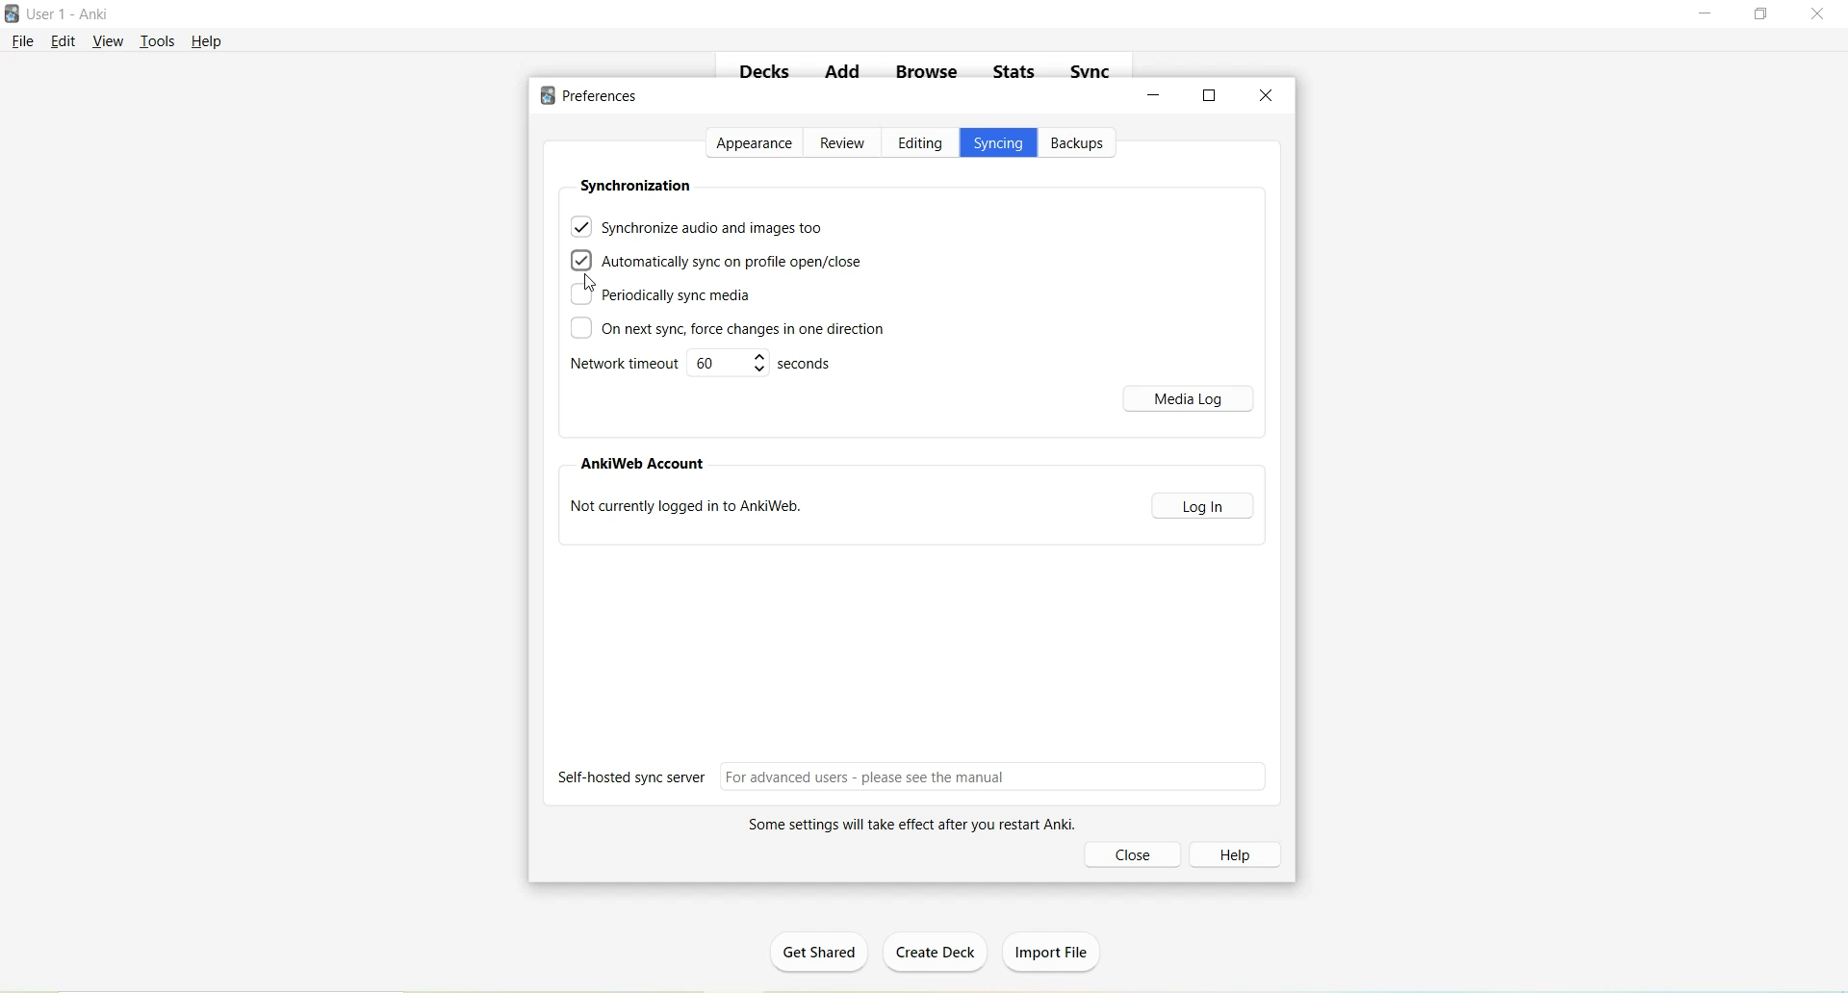  Describe the element at coordinates (1210, 94) in the screenshot. I see `Maximize` at that location.